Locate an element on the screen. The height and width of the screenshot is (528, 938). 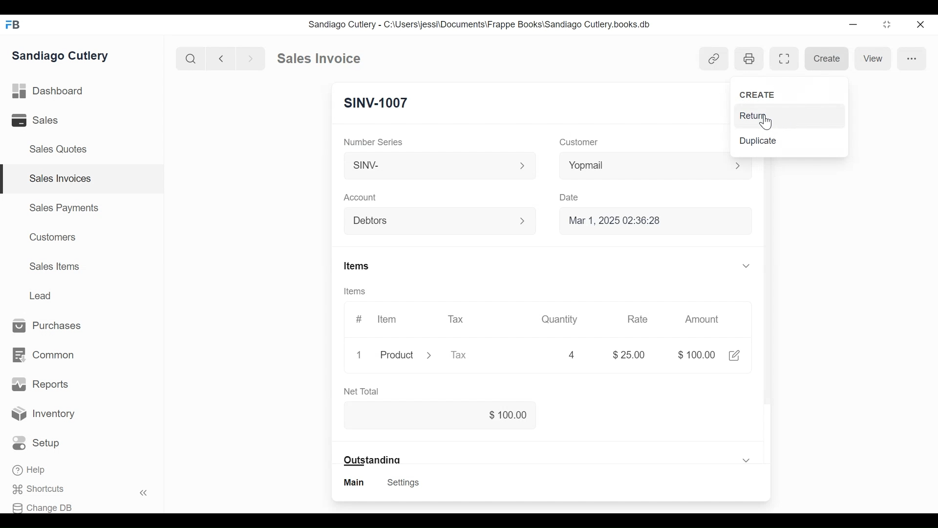
Rate is located at coordinates (639, 319).